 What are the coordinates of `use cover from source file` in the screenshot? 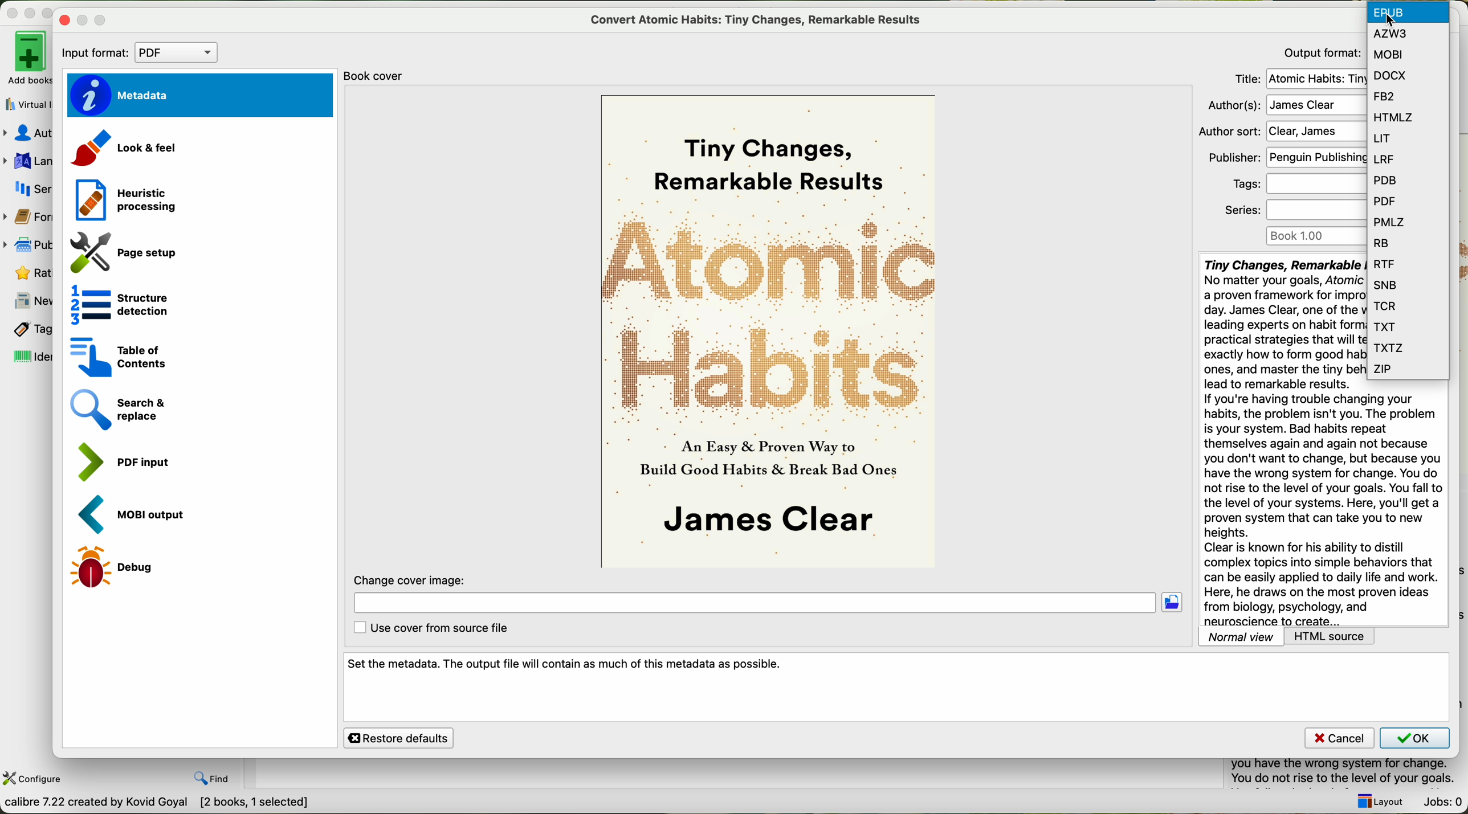 It's located at (433, 628).